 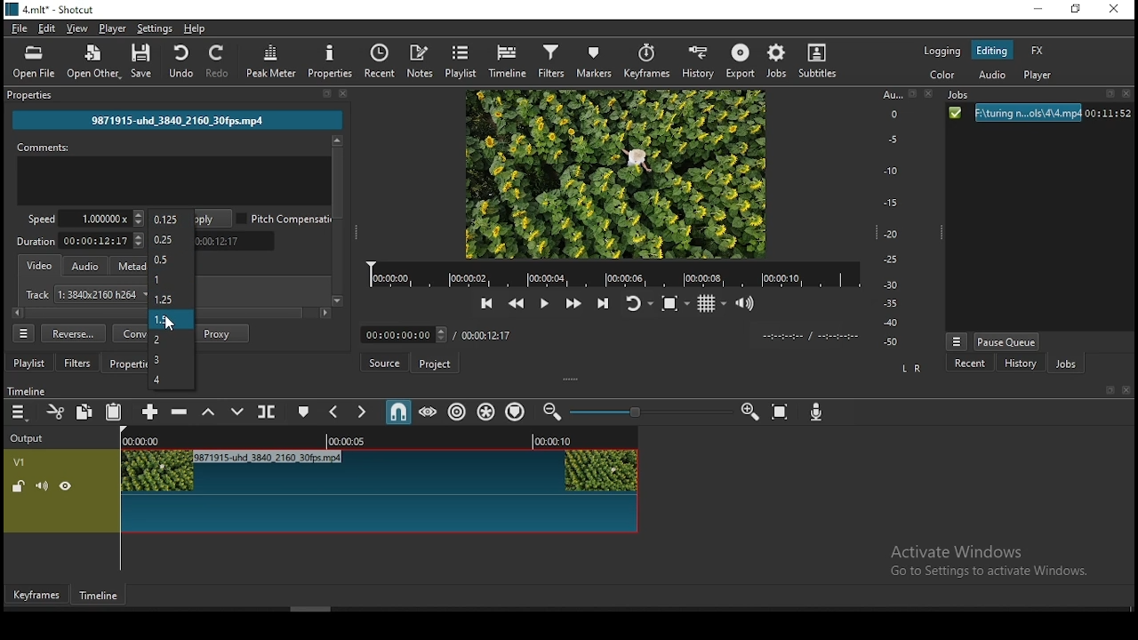 What do you see at coordinates (396, 413) in the screenshot?
I see `snap` at bounding box center [396, 413].